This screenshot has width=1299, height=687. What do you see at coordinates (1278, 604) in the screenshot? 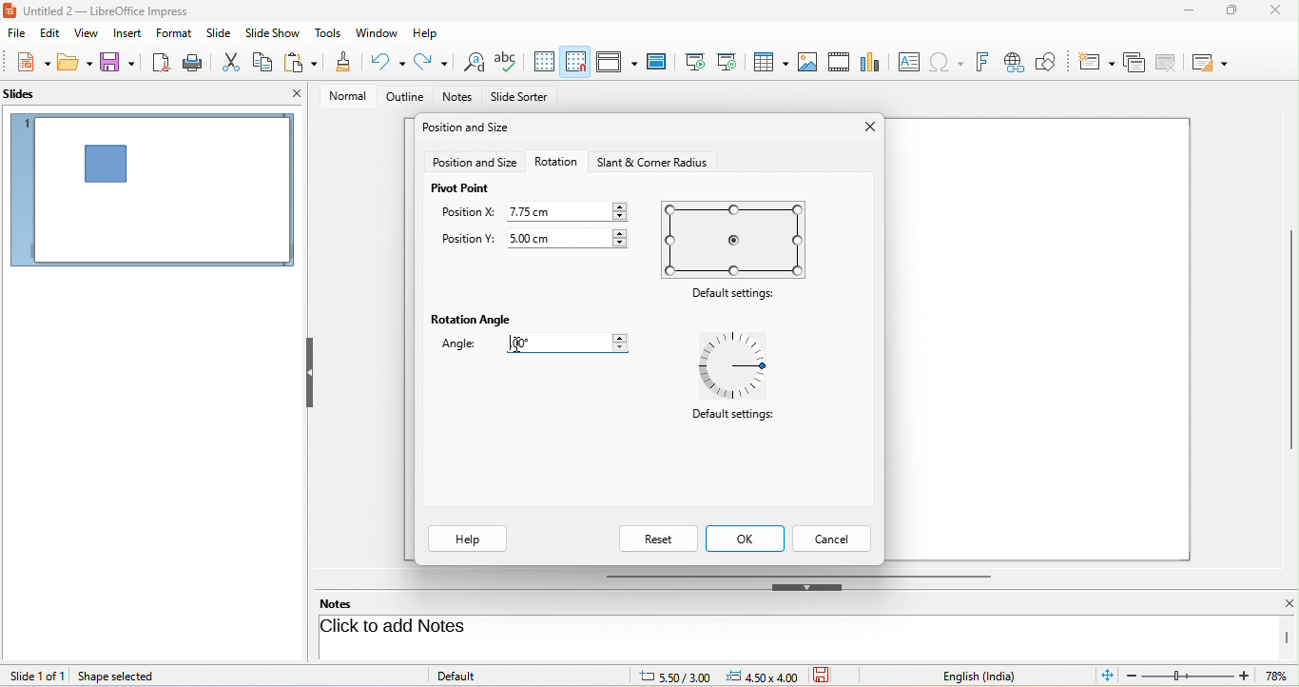
I see `close` at bounding box center [1278, 604].